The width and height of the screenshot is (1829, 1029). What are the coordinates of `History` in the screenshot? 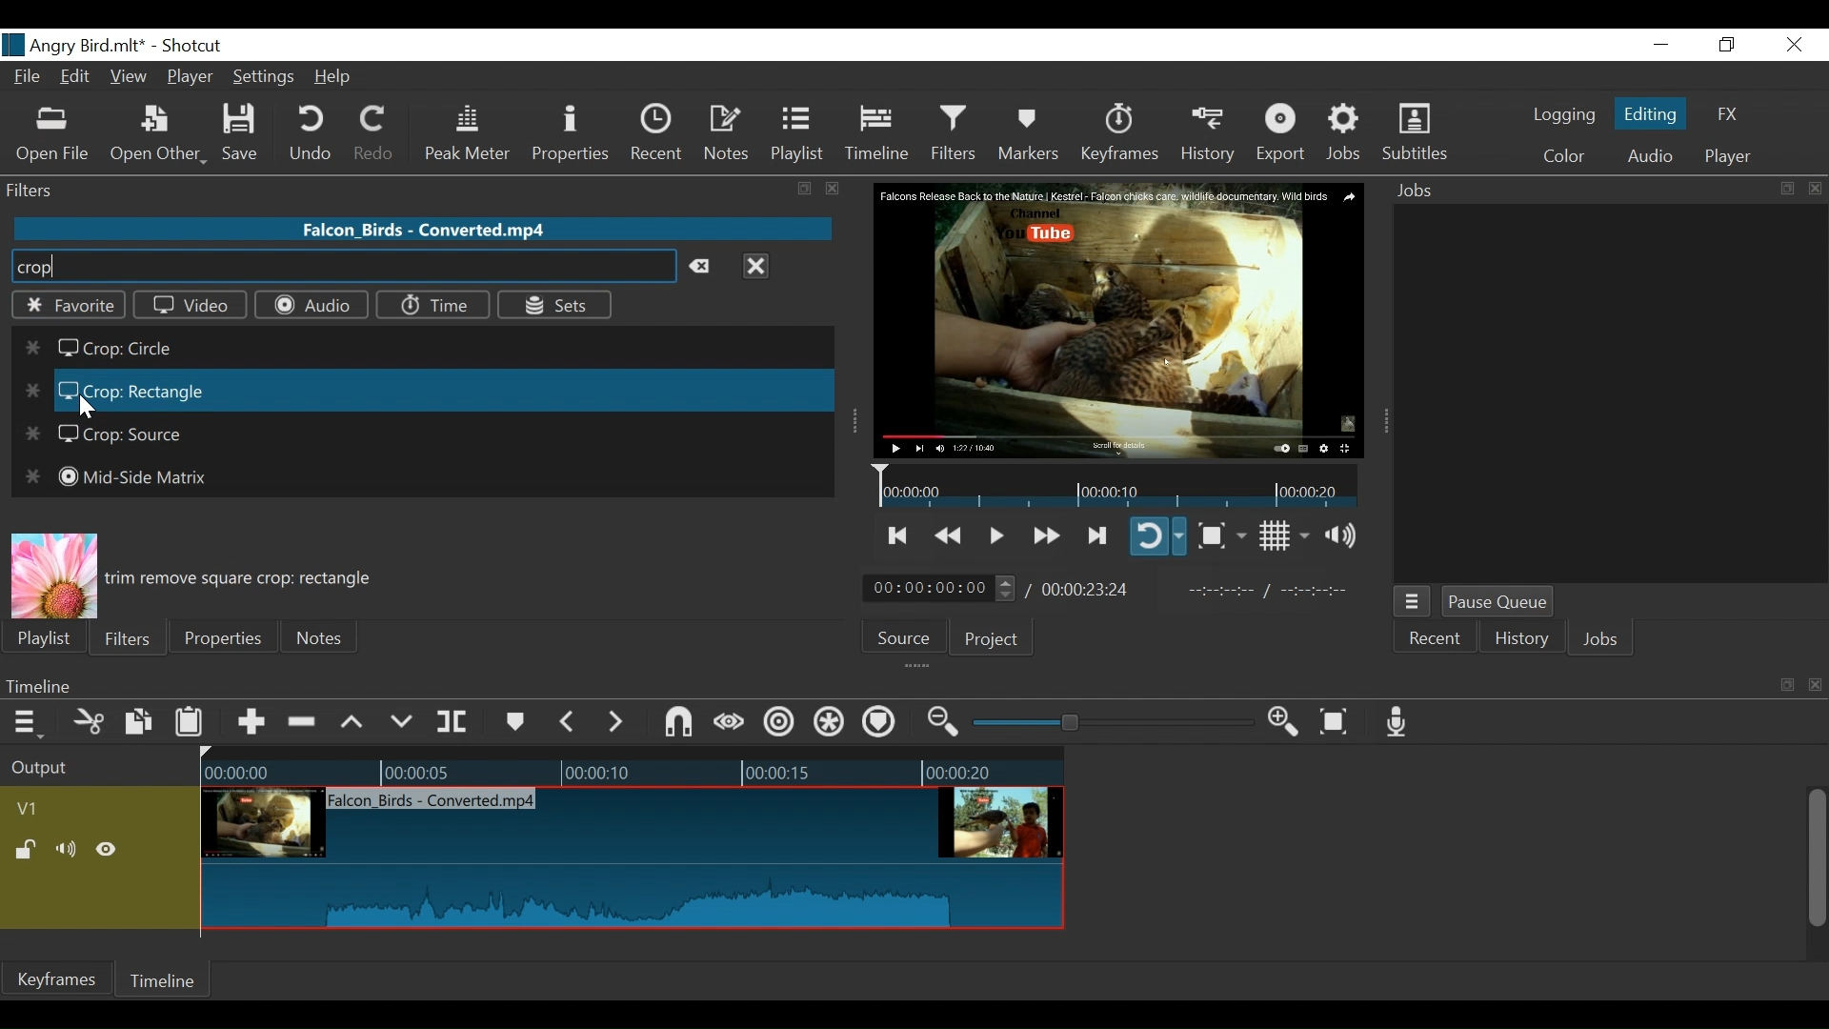 It's located at (1209, 134).